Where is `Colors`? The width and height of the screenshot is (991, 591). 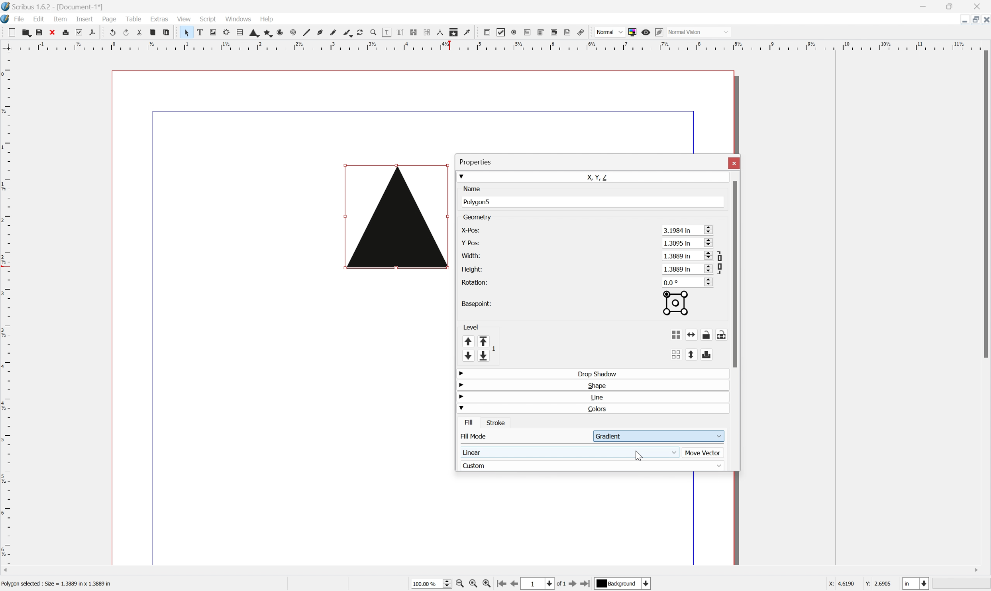 Colors is located at coordinates (601, 409).